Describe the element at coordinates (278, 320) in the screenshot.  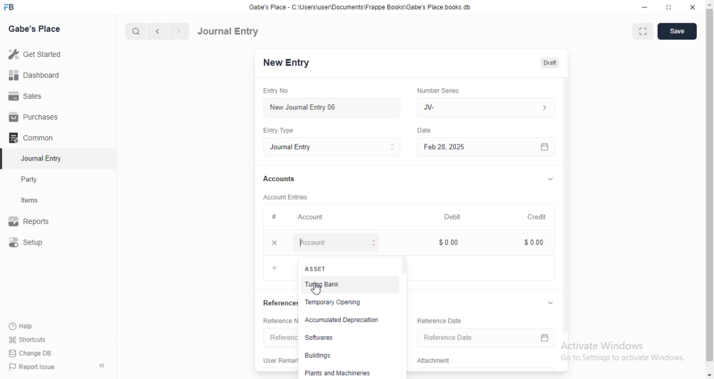
I see `Reference Number` at that location.